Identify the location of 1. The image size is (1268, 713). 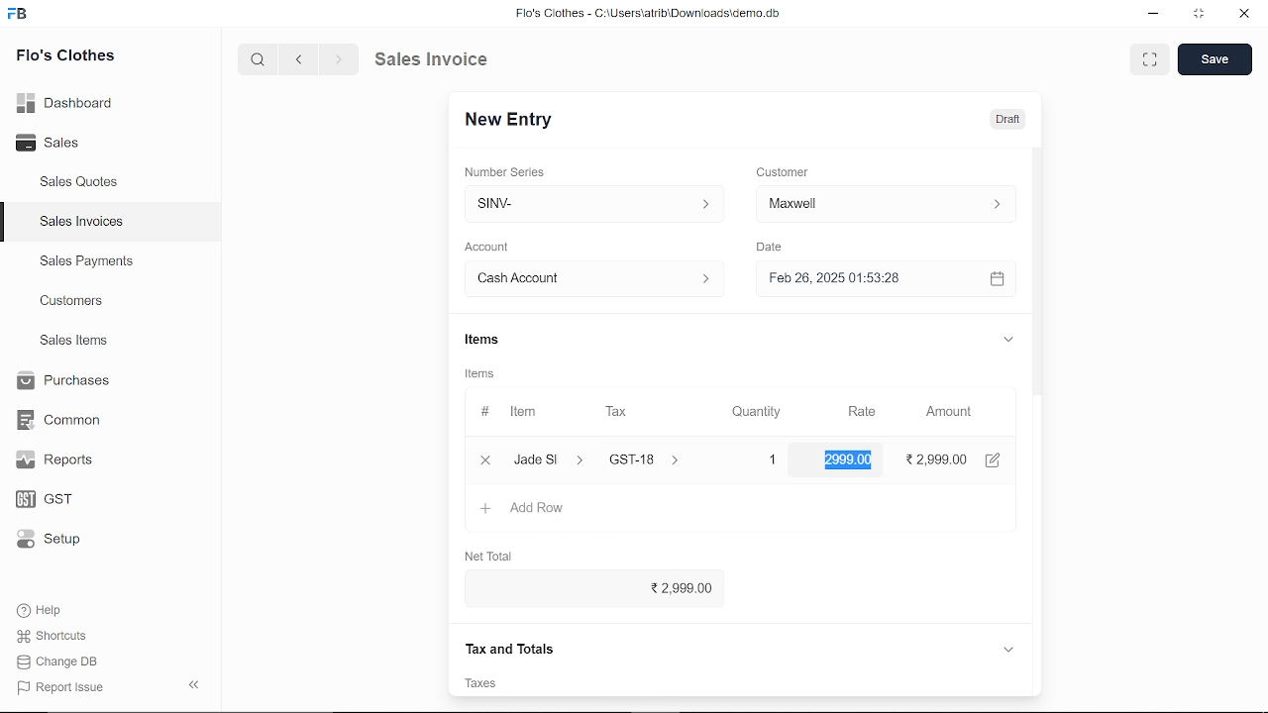
(755, 459).